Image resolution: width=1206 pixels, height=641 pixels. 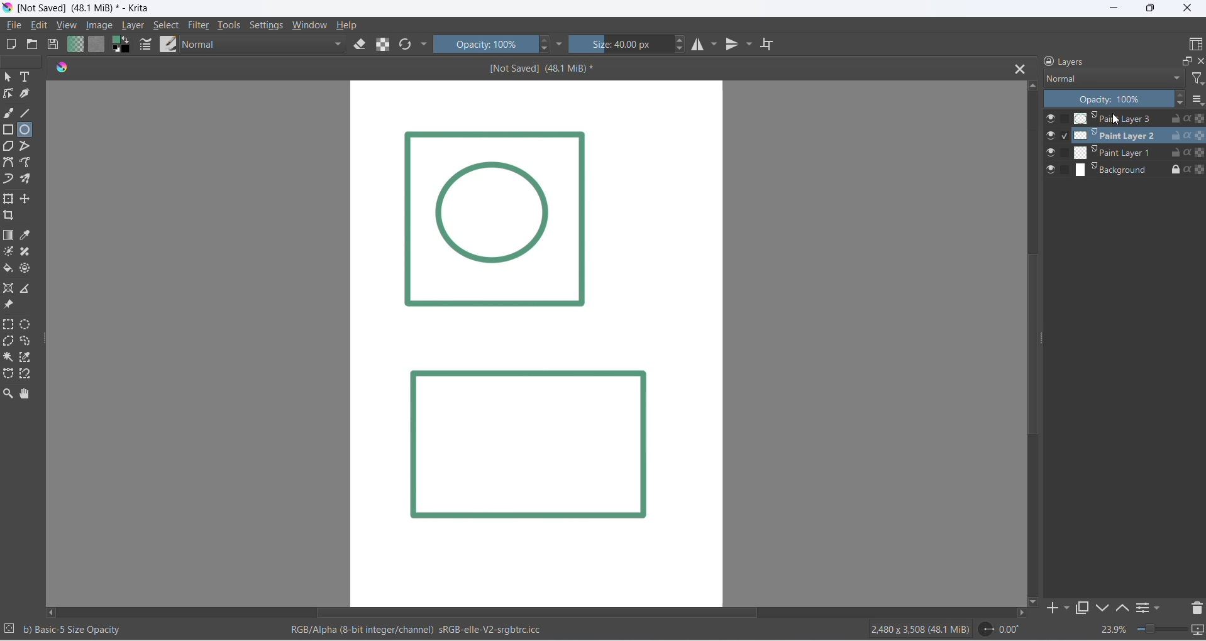 I want to click on mask tool, so click(x=9, y=252).